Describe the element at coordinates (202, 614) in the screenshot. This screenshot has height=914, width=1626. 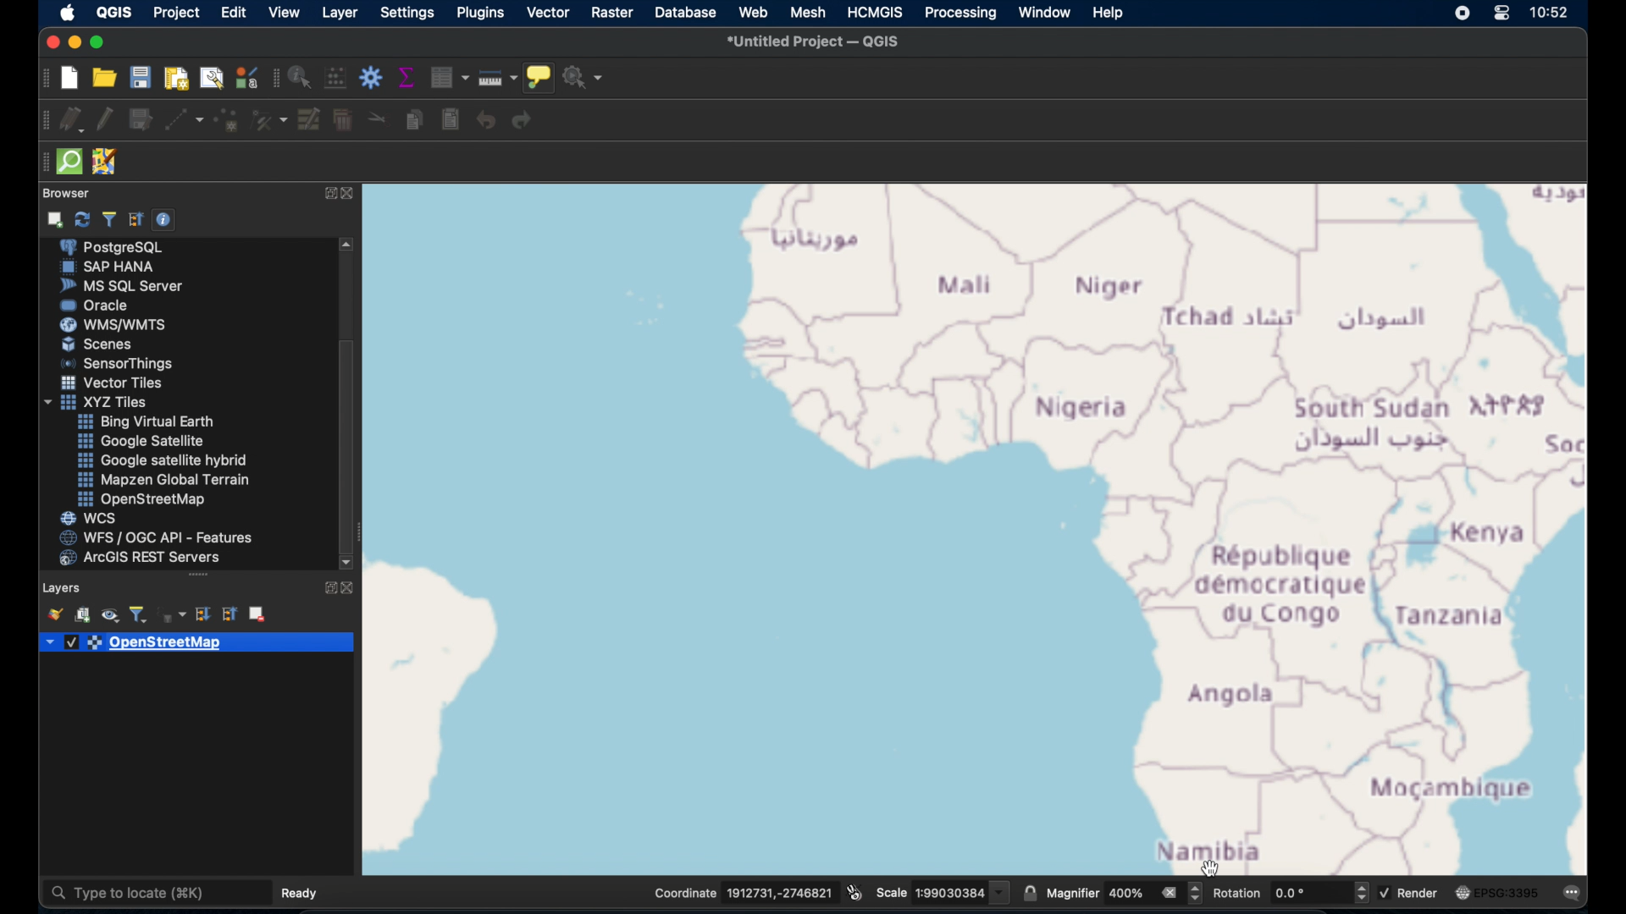
I see `expand all` at that location.